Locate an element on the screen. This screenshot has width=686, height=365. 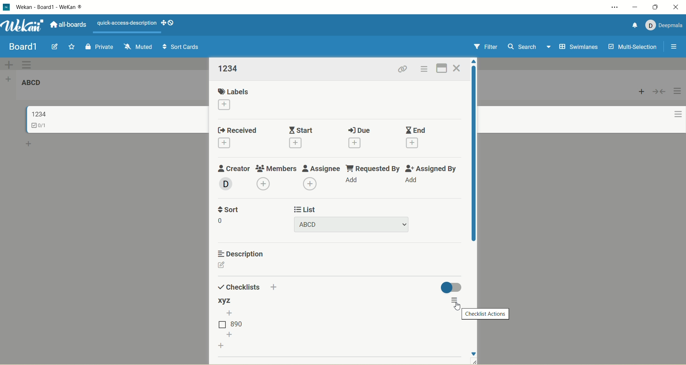
List is located at coordinates (304, 209).